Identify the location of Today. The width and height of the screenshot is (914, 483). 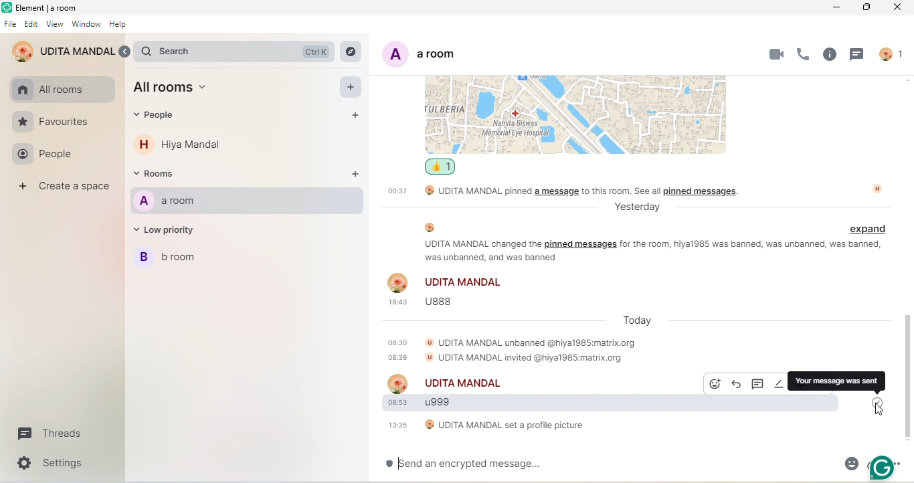
(638, 319).